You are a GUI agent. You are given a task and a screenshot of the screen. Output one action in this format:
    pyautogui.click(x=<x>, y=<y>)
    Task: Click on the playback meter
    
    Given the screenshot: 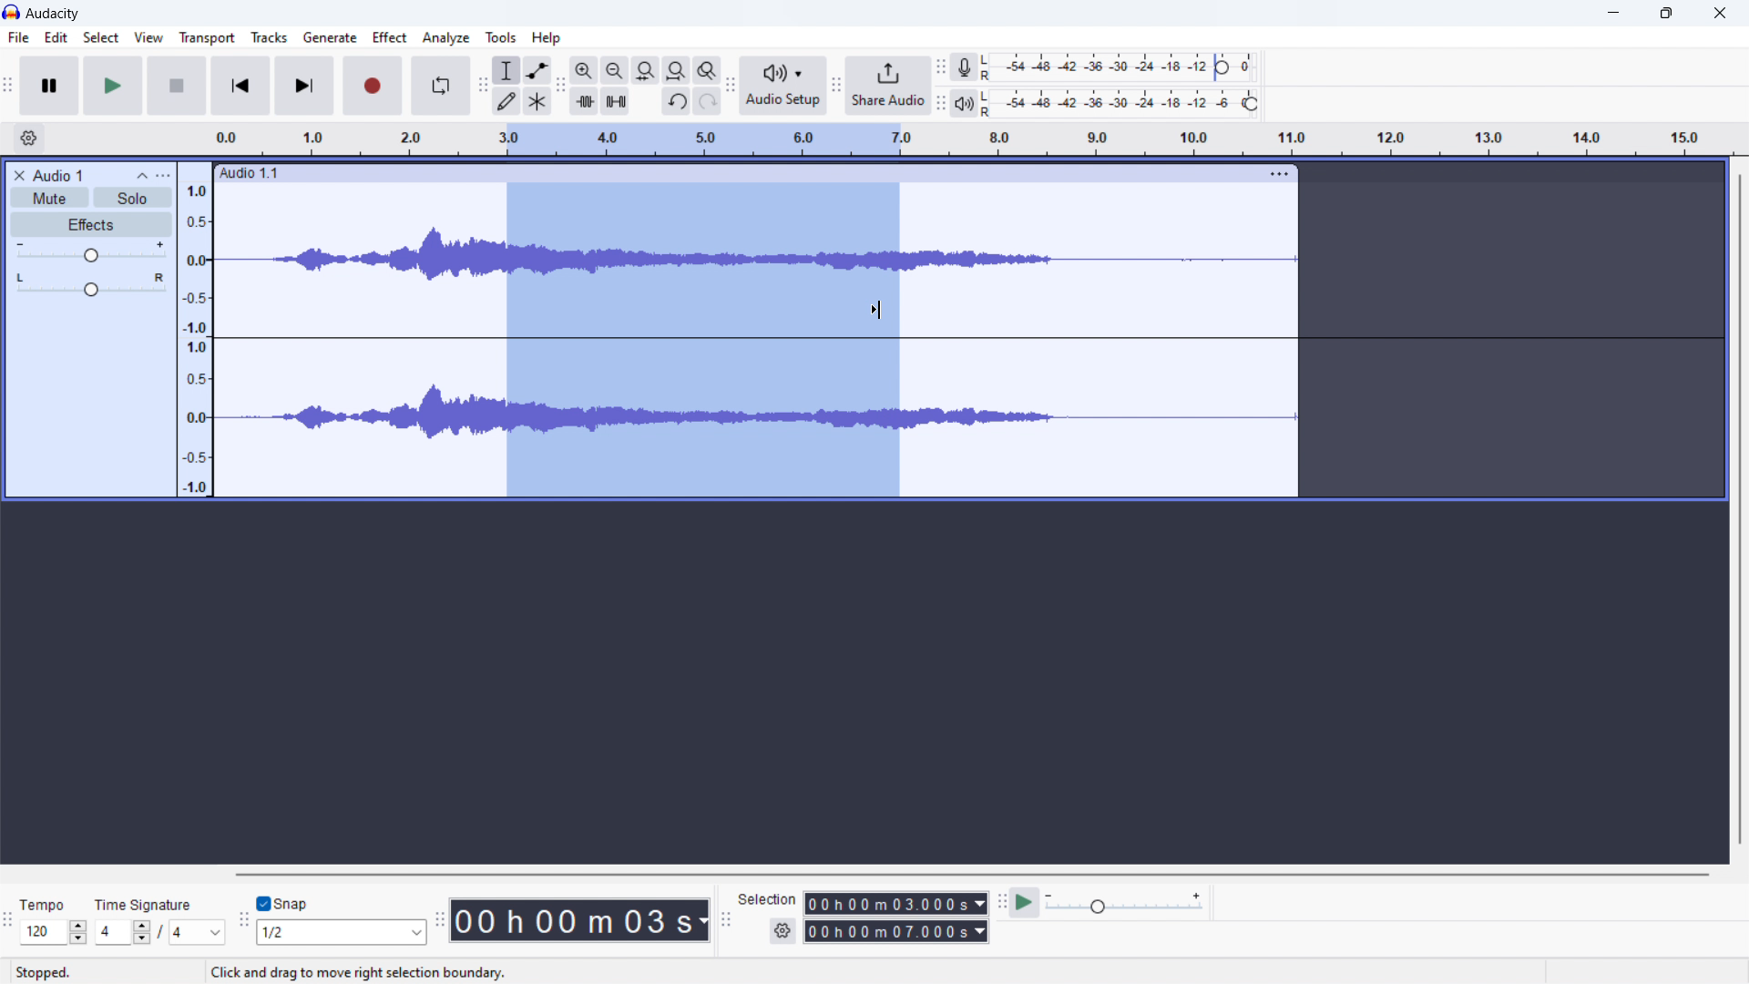 What is the action you would take?
    pyautogui.click(x=966, y=103)
    